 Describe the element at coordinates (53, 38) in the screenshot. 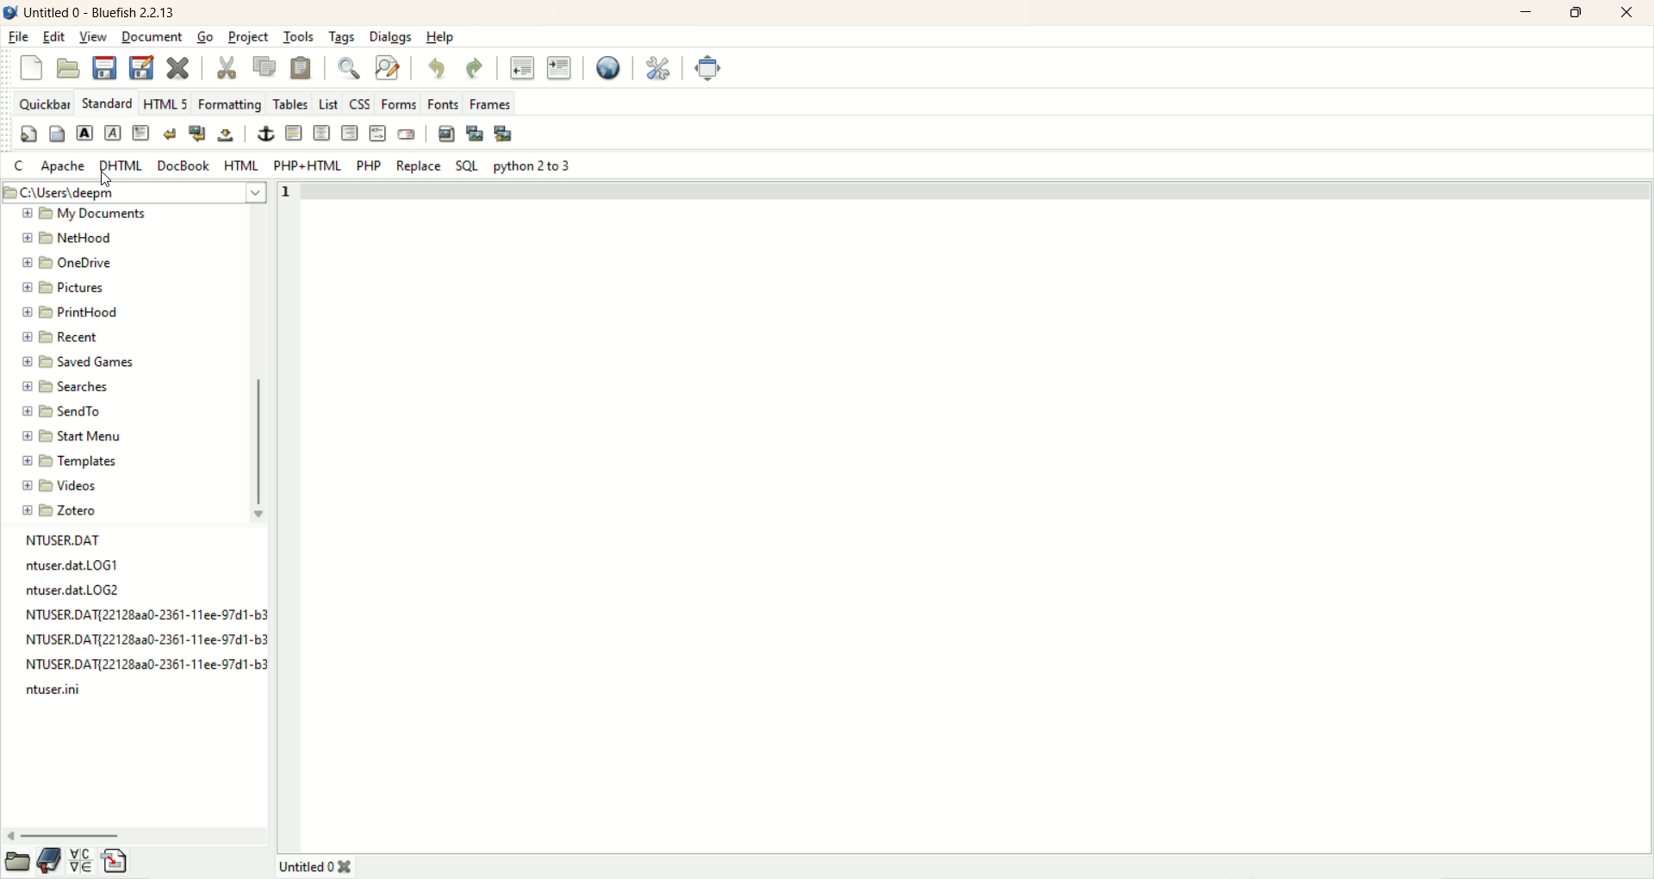

I see `edit` at that location.